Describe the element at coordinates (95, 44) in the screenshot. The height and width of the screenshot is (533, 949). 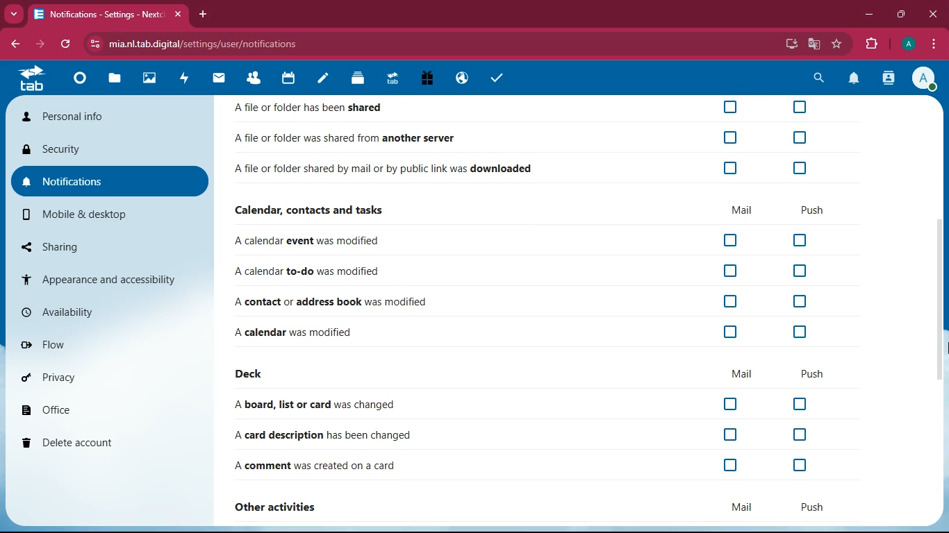
I see `View site information` at that location.